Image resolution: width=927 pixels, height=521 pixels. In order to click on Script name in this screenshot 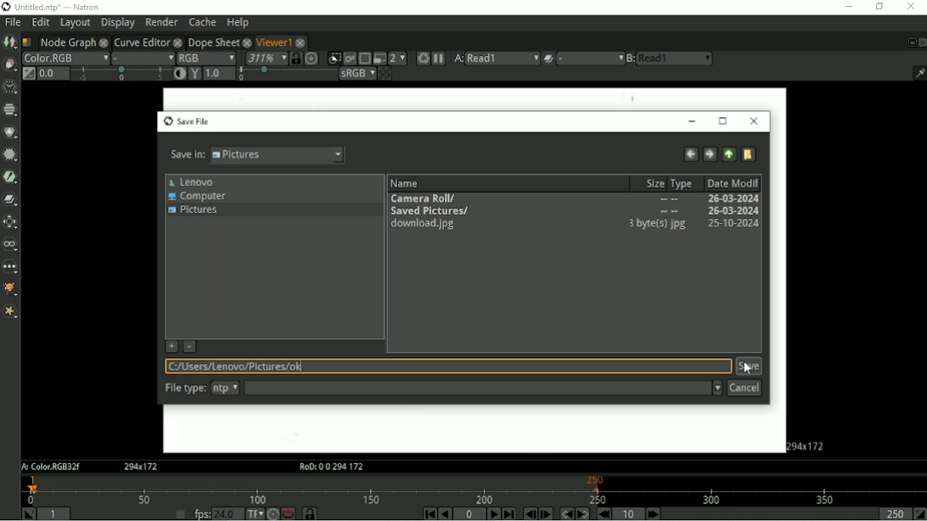, I will do `click(27, 42)`.